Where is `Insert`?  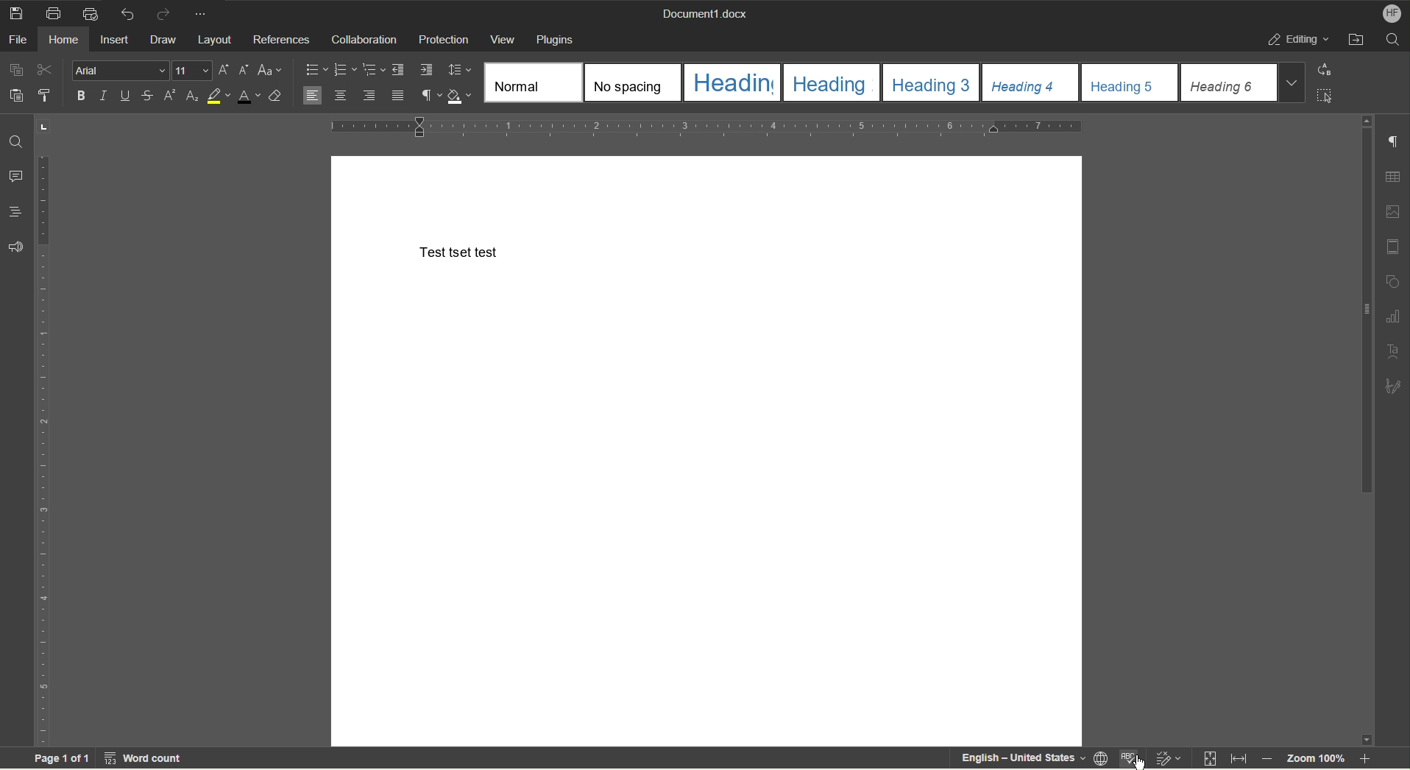 Insert is located at coordinates (118, 38).